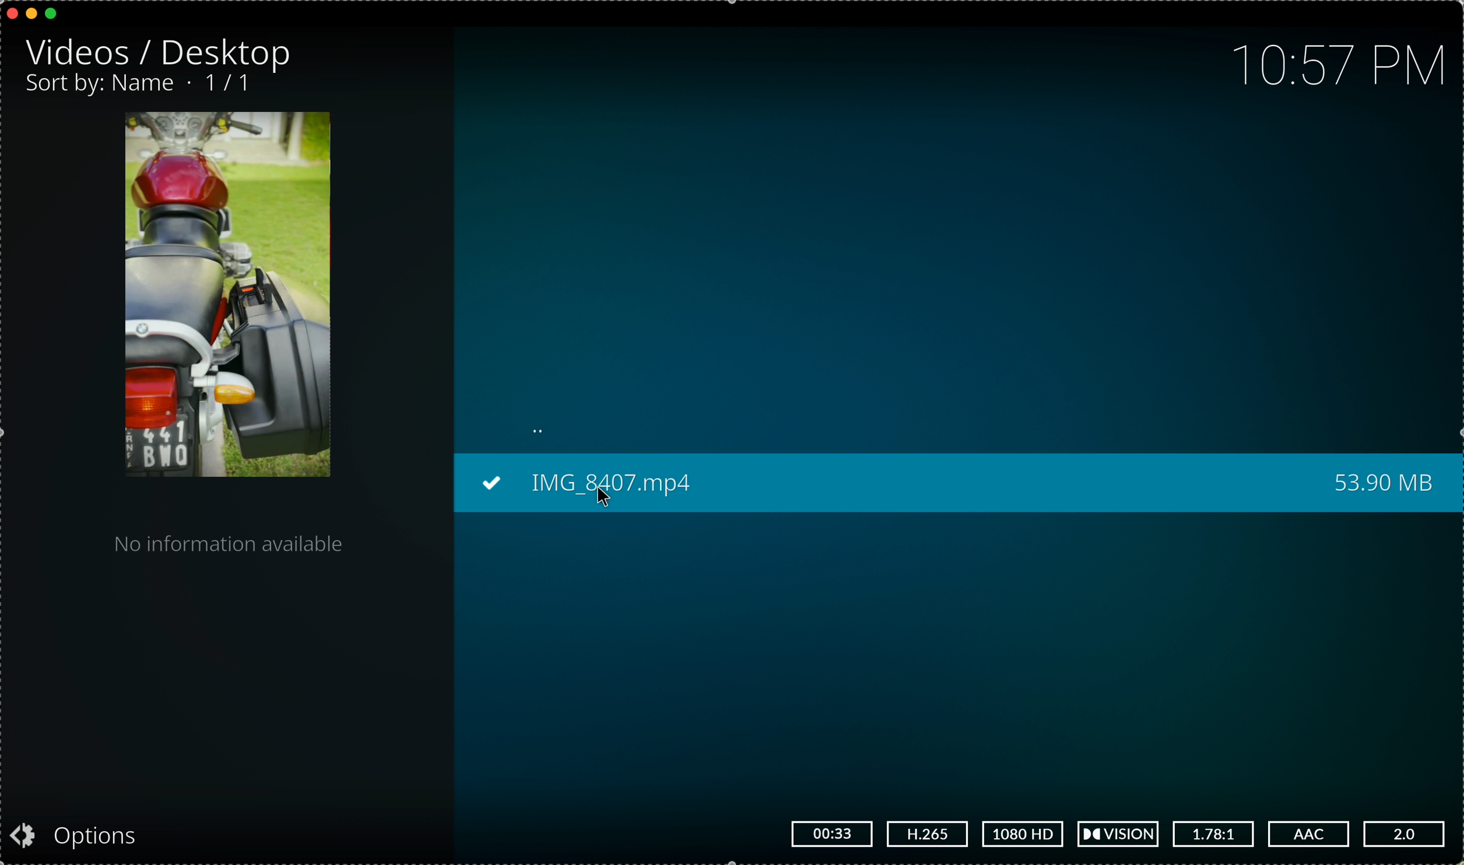 The height and width of the screenshot is (865, 1464). I want to click on video preview, so click(230, 296).